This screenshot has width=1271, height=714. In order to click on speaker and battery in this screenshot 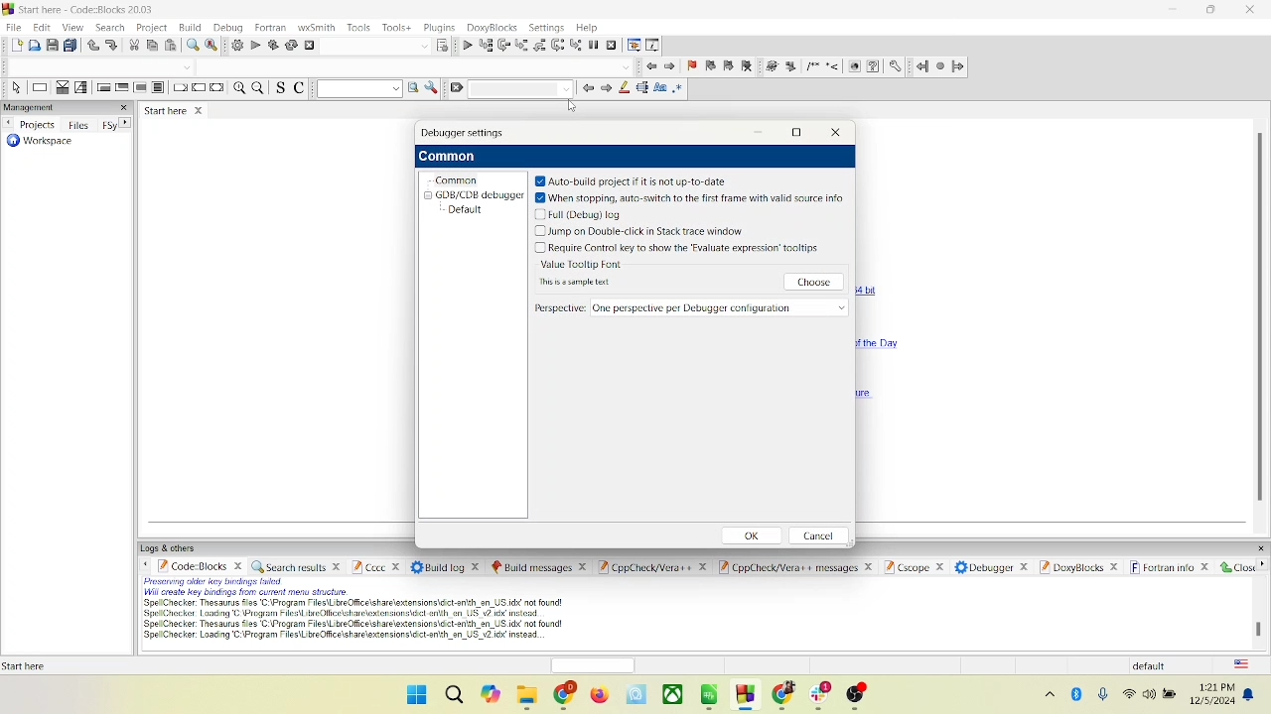, I will do `click(1164, 694)`.